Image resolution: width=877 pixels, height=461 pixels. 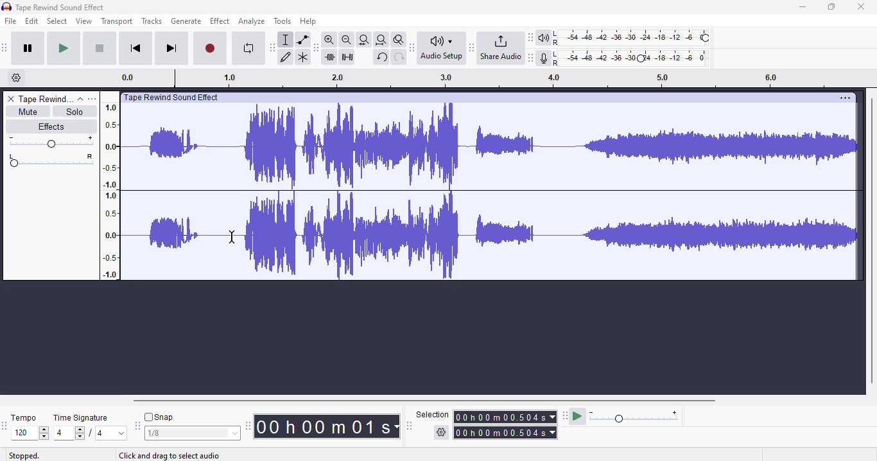 I want to click on time signature, so click(x=81, y=418).